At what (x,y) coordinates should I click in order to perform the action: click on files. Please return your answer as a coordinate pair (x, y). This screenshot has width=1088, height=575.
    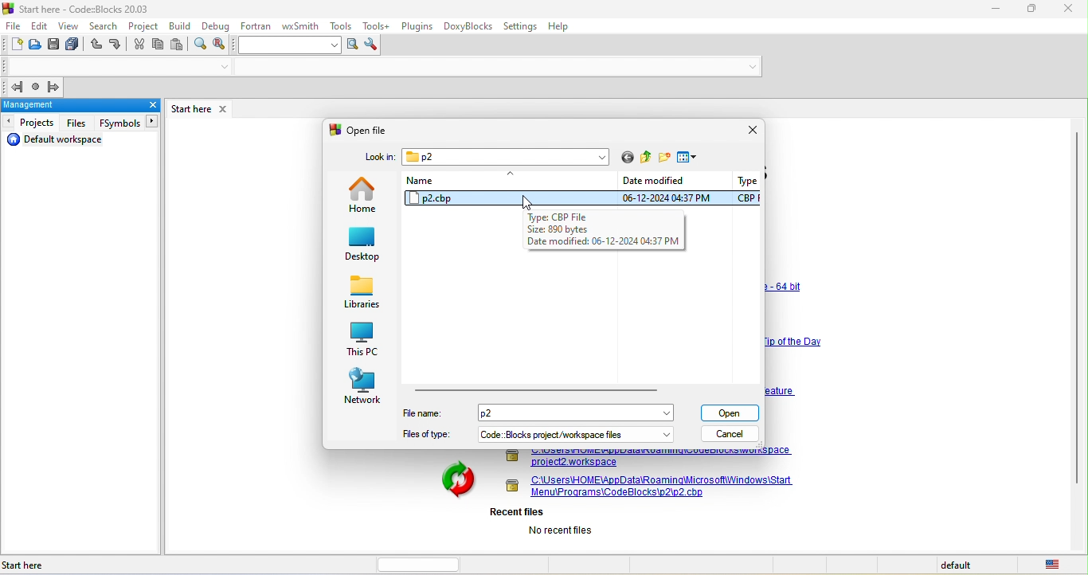
    Looking at the image, I should click on (80, 123).